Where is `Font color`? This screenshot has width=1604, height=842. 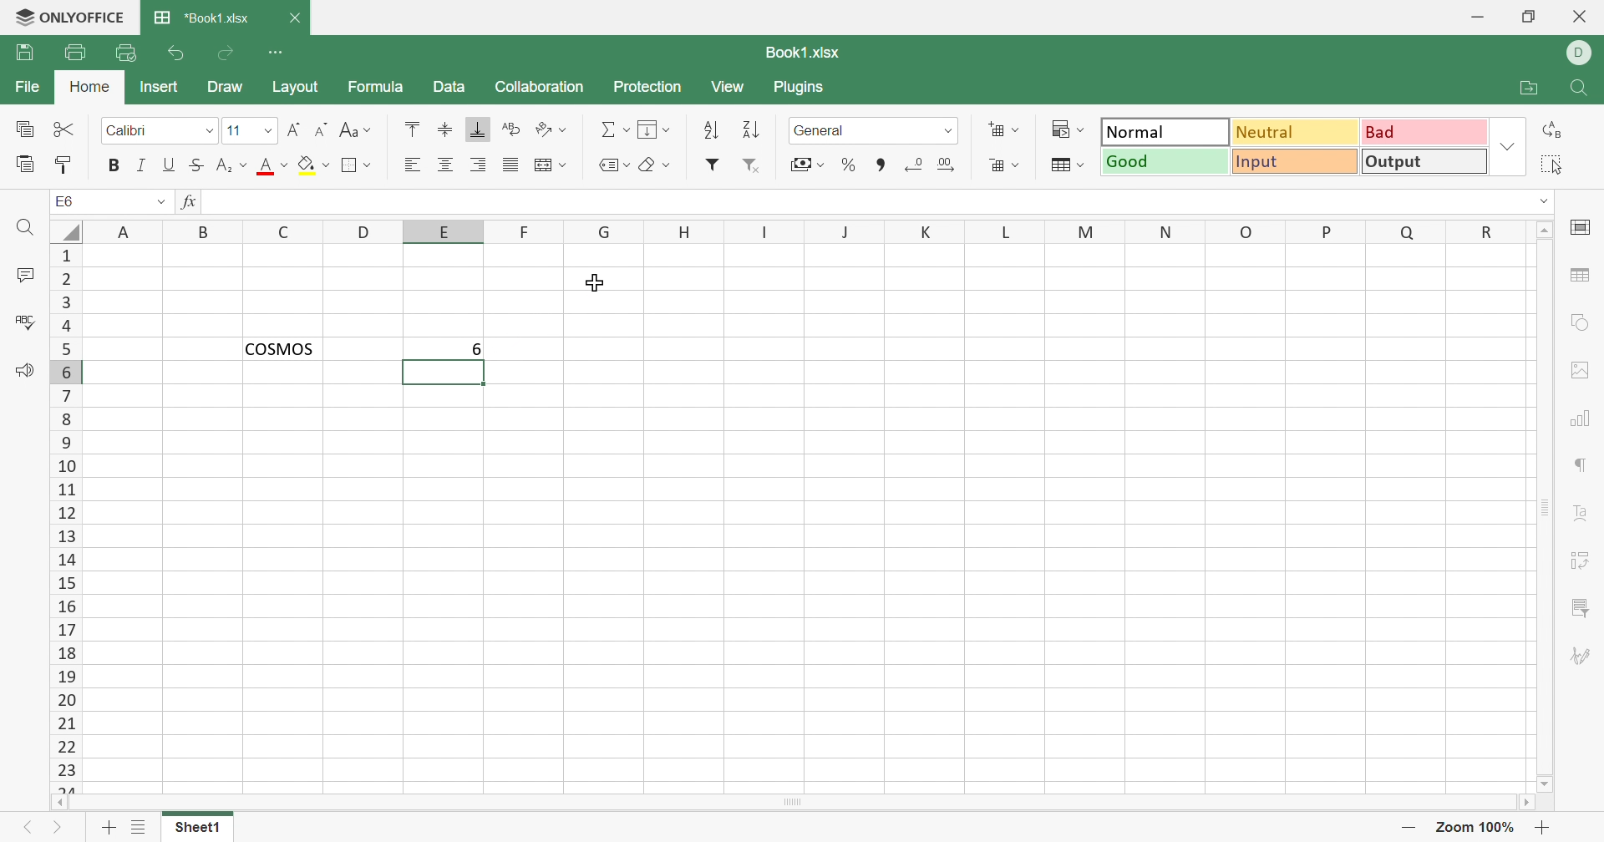 Font color is located at coordinates (273, 165).